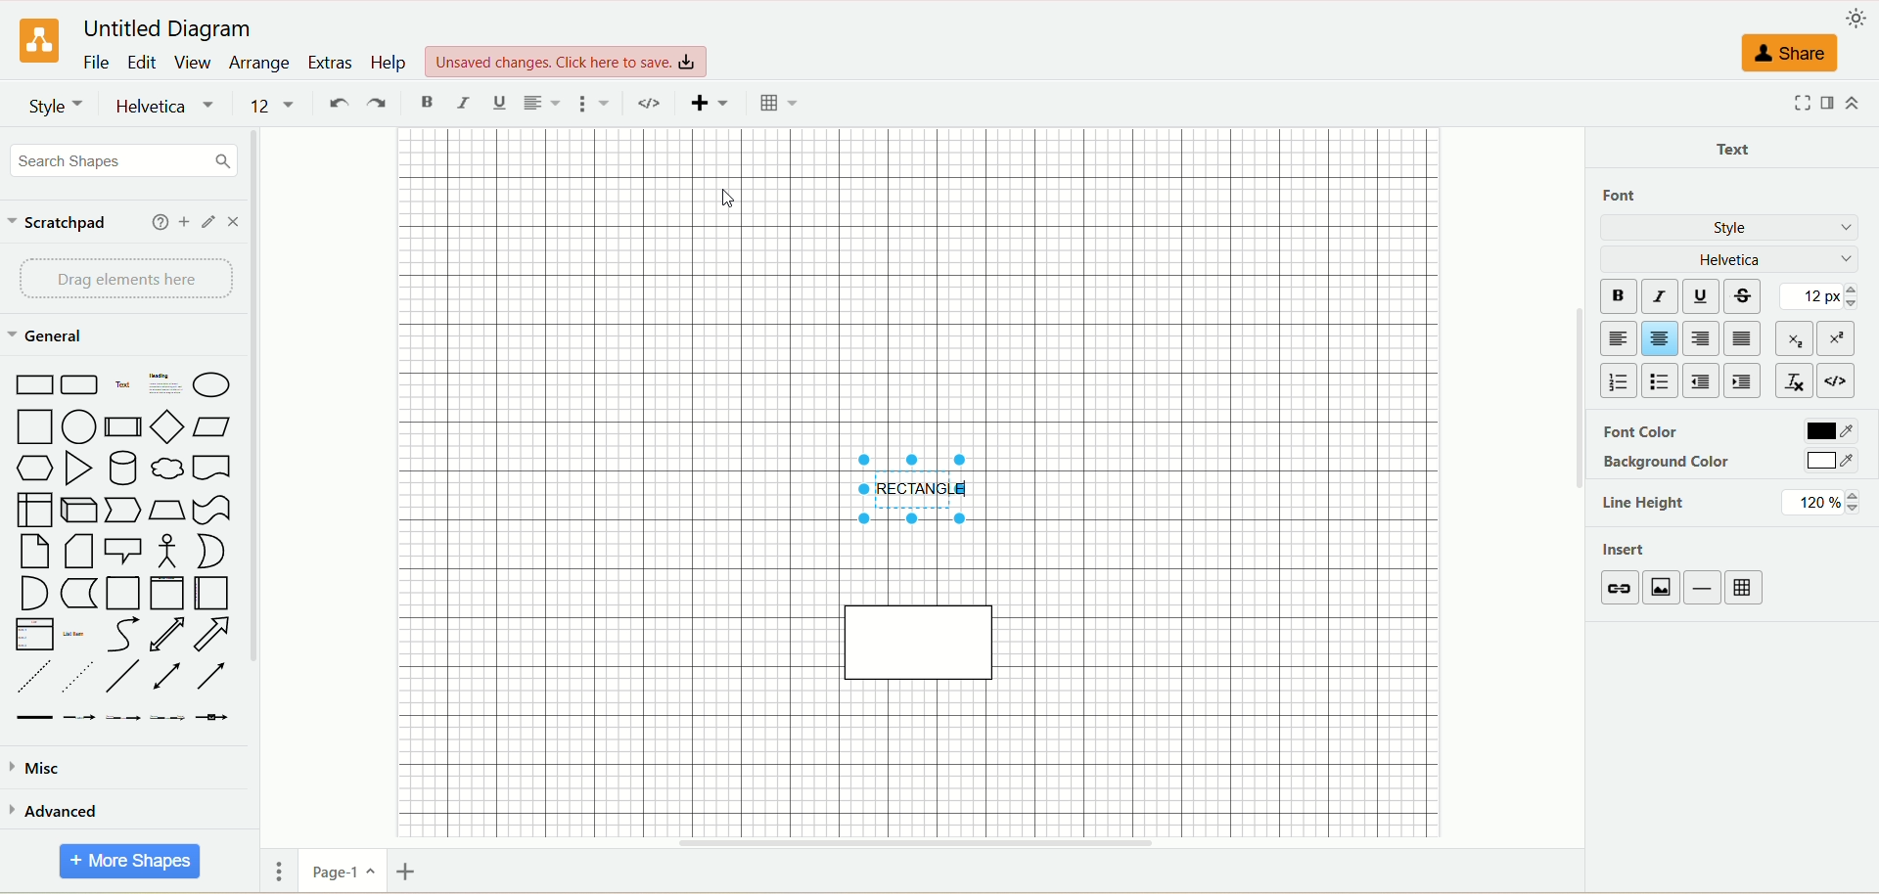  What do you see at coordinates (1746, 587) in the screenshot?
I see `table` at bounding box center [1746, 587].